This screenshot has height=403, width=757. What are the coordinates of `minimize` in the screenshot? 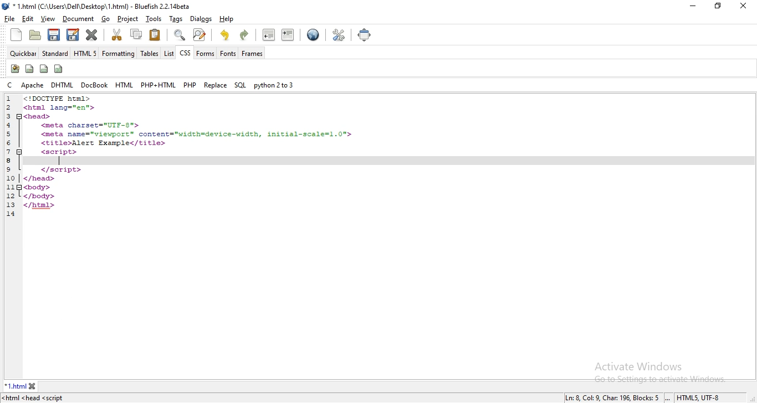 It's located at (692, 6).